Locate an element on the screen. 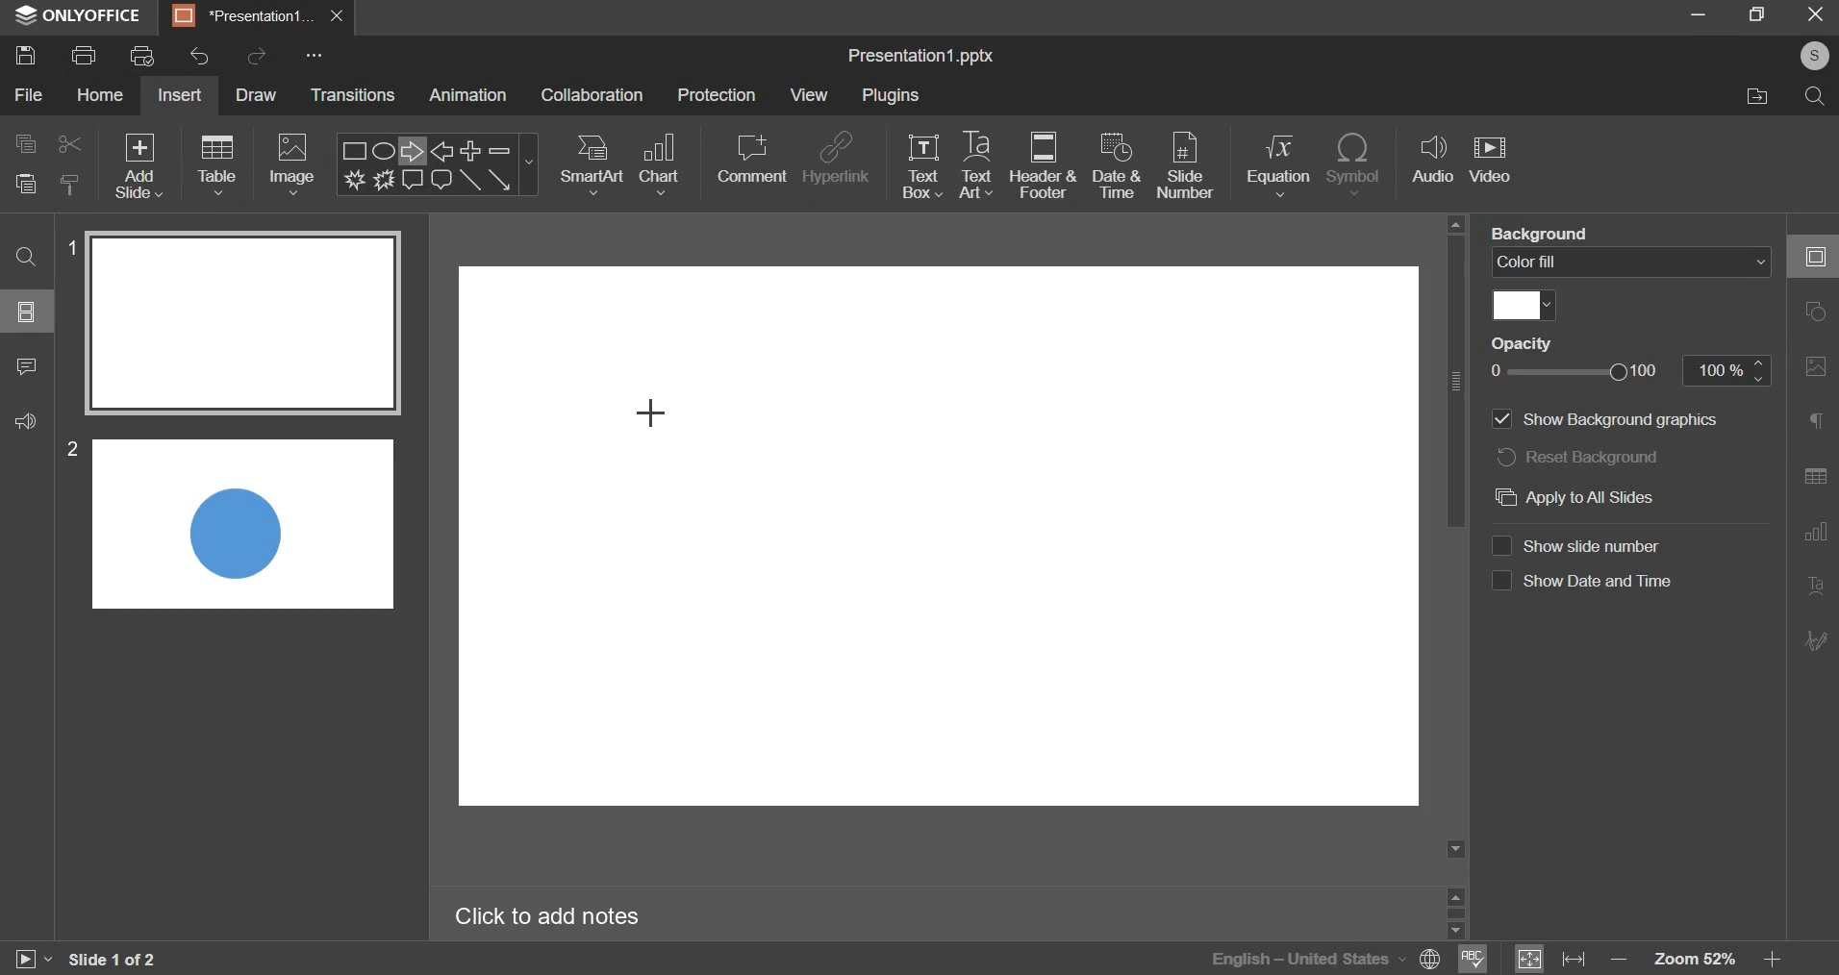 The width and height of the screenshot is (1839, 975). copy is located at coordinates (25, 143).